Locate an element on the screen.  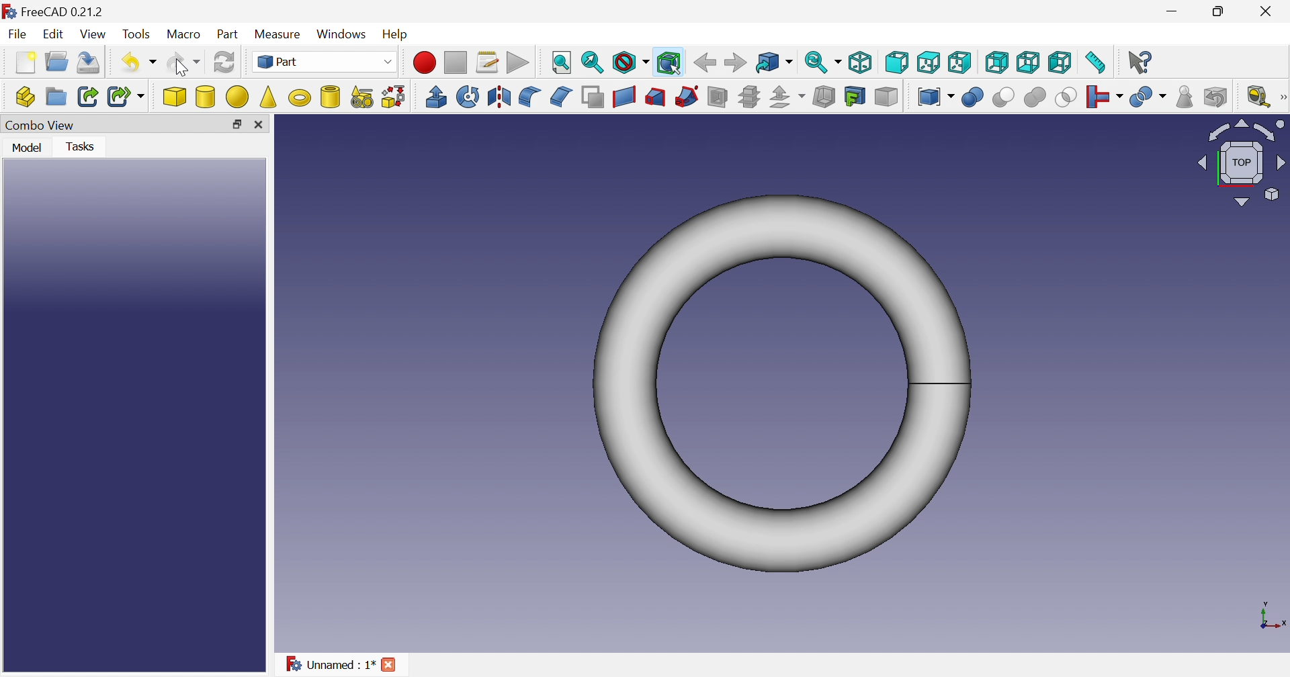
Sphere is located at coordinates (236, 98).